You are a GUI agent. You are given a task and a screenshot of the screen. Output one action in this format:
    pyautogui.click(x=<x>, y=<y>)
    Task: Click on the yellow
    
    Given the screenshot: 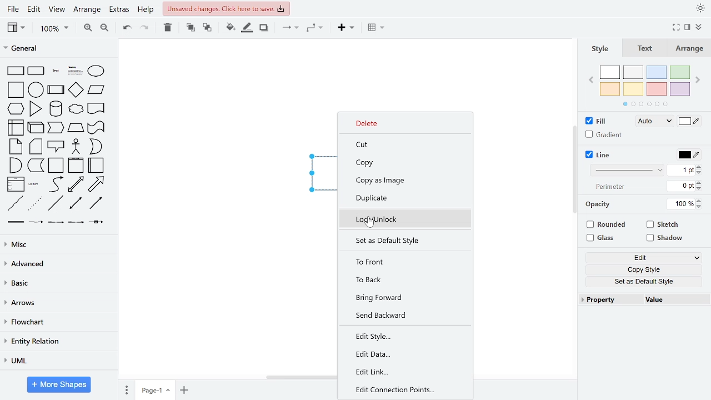 What is the action you would take?
    pyautogui.click(x=633, y=89)
    